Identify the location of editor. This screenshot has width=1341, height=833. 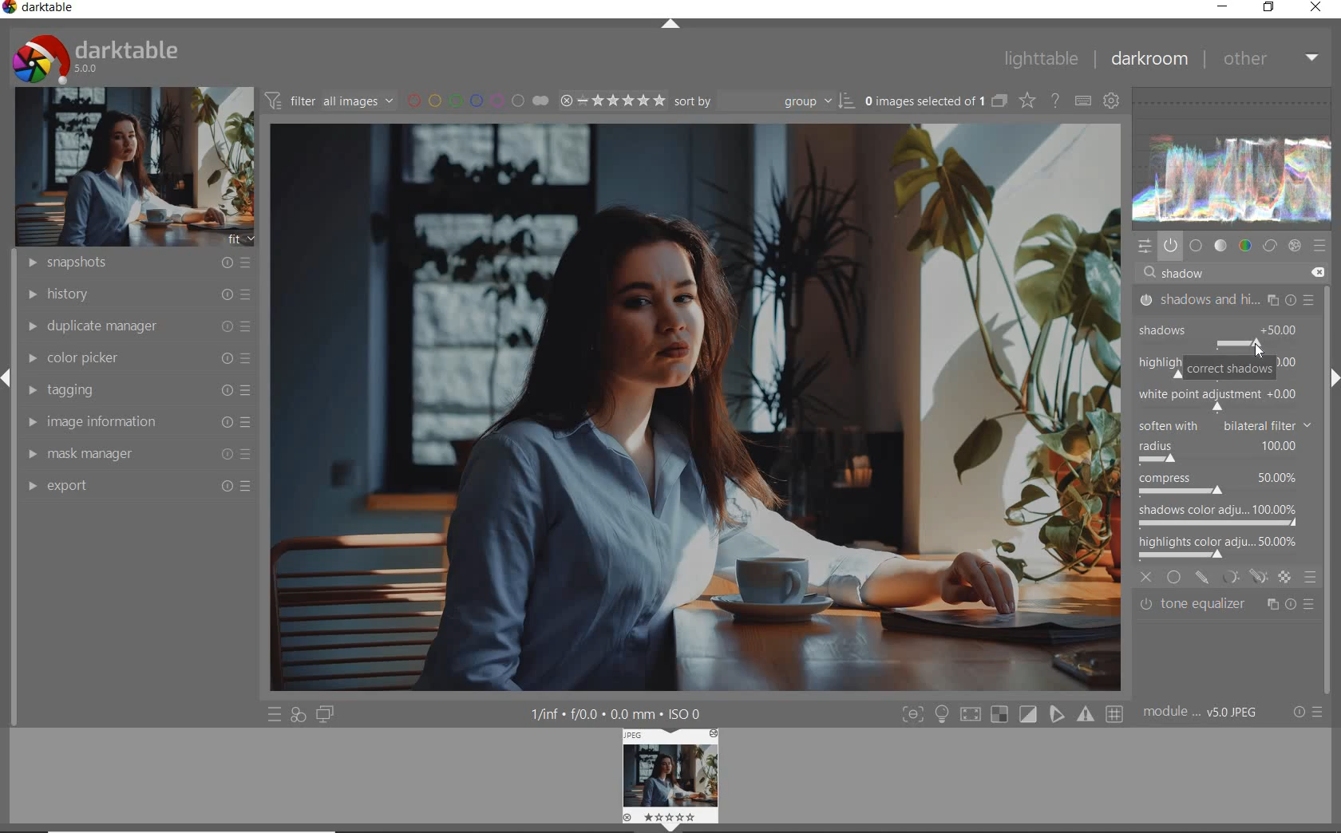
(1162, 273).